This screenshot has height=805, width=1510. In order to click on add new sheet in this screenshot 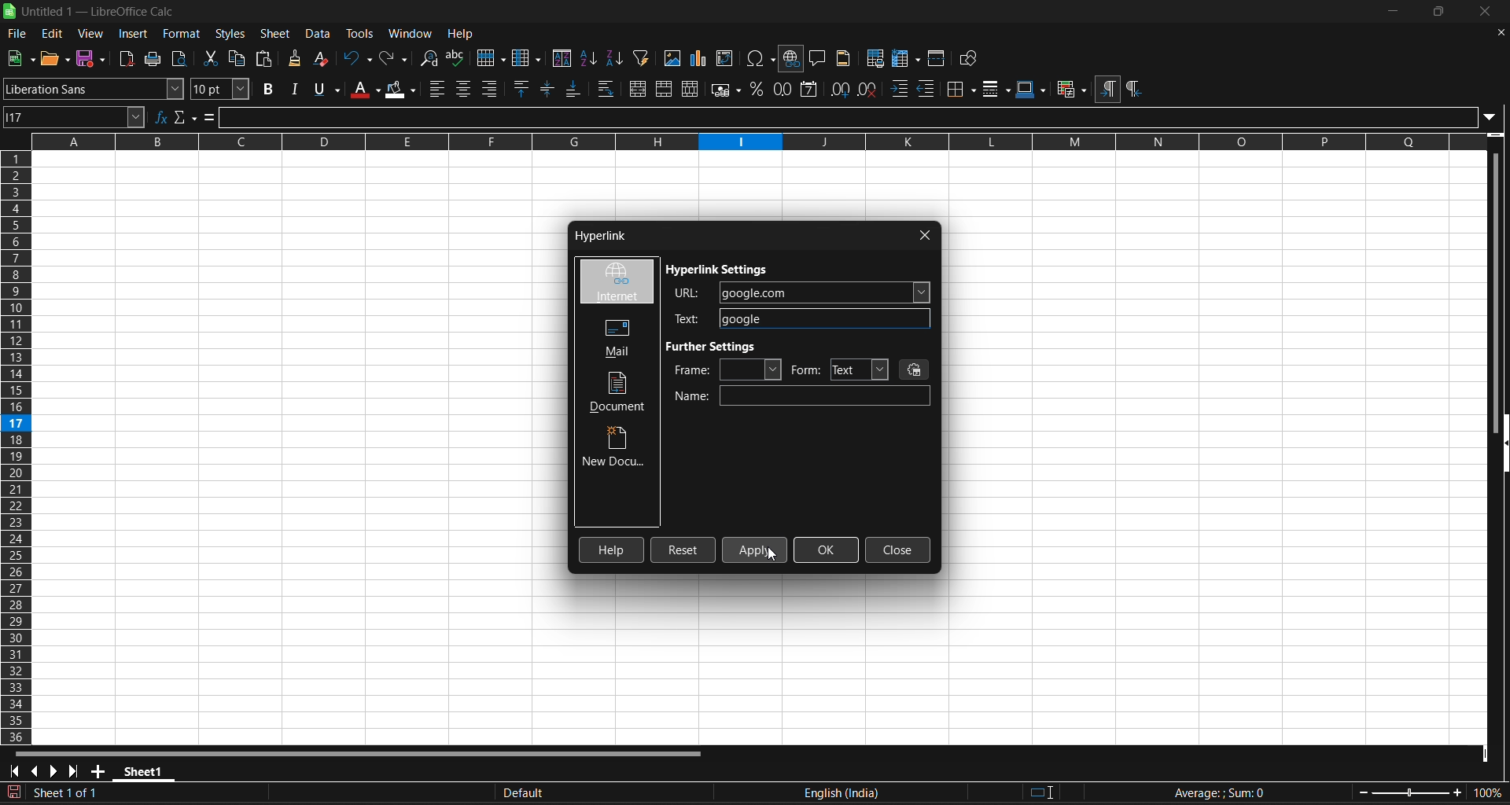, I will do `click(97, 771)`.